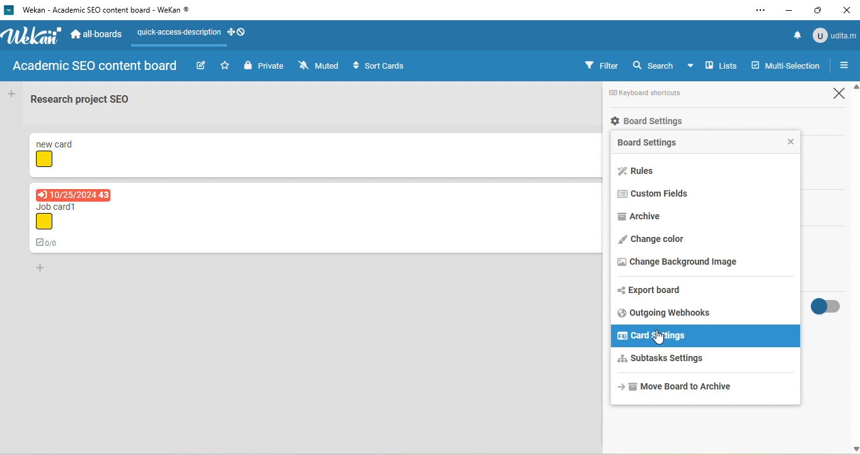 This screenshot has height=455, width=860. I want to click on move board to archive, so click(692, 389).